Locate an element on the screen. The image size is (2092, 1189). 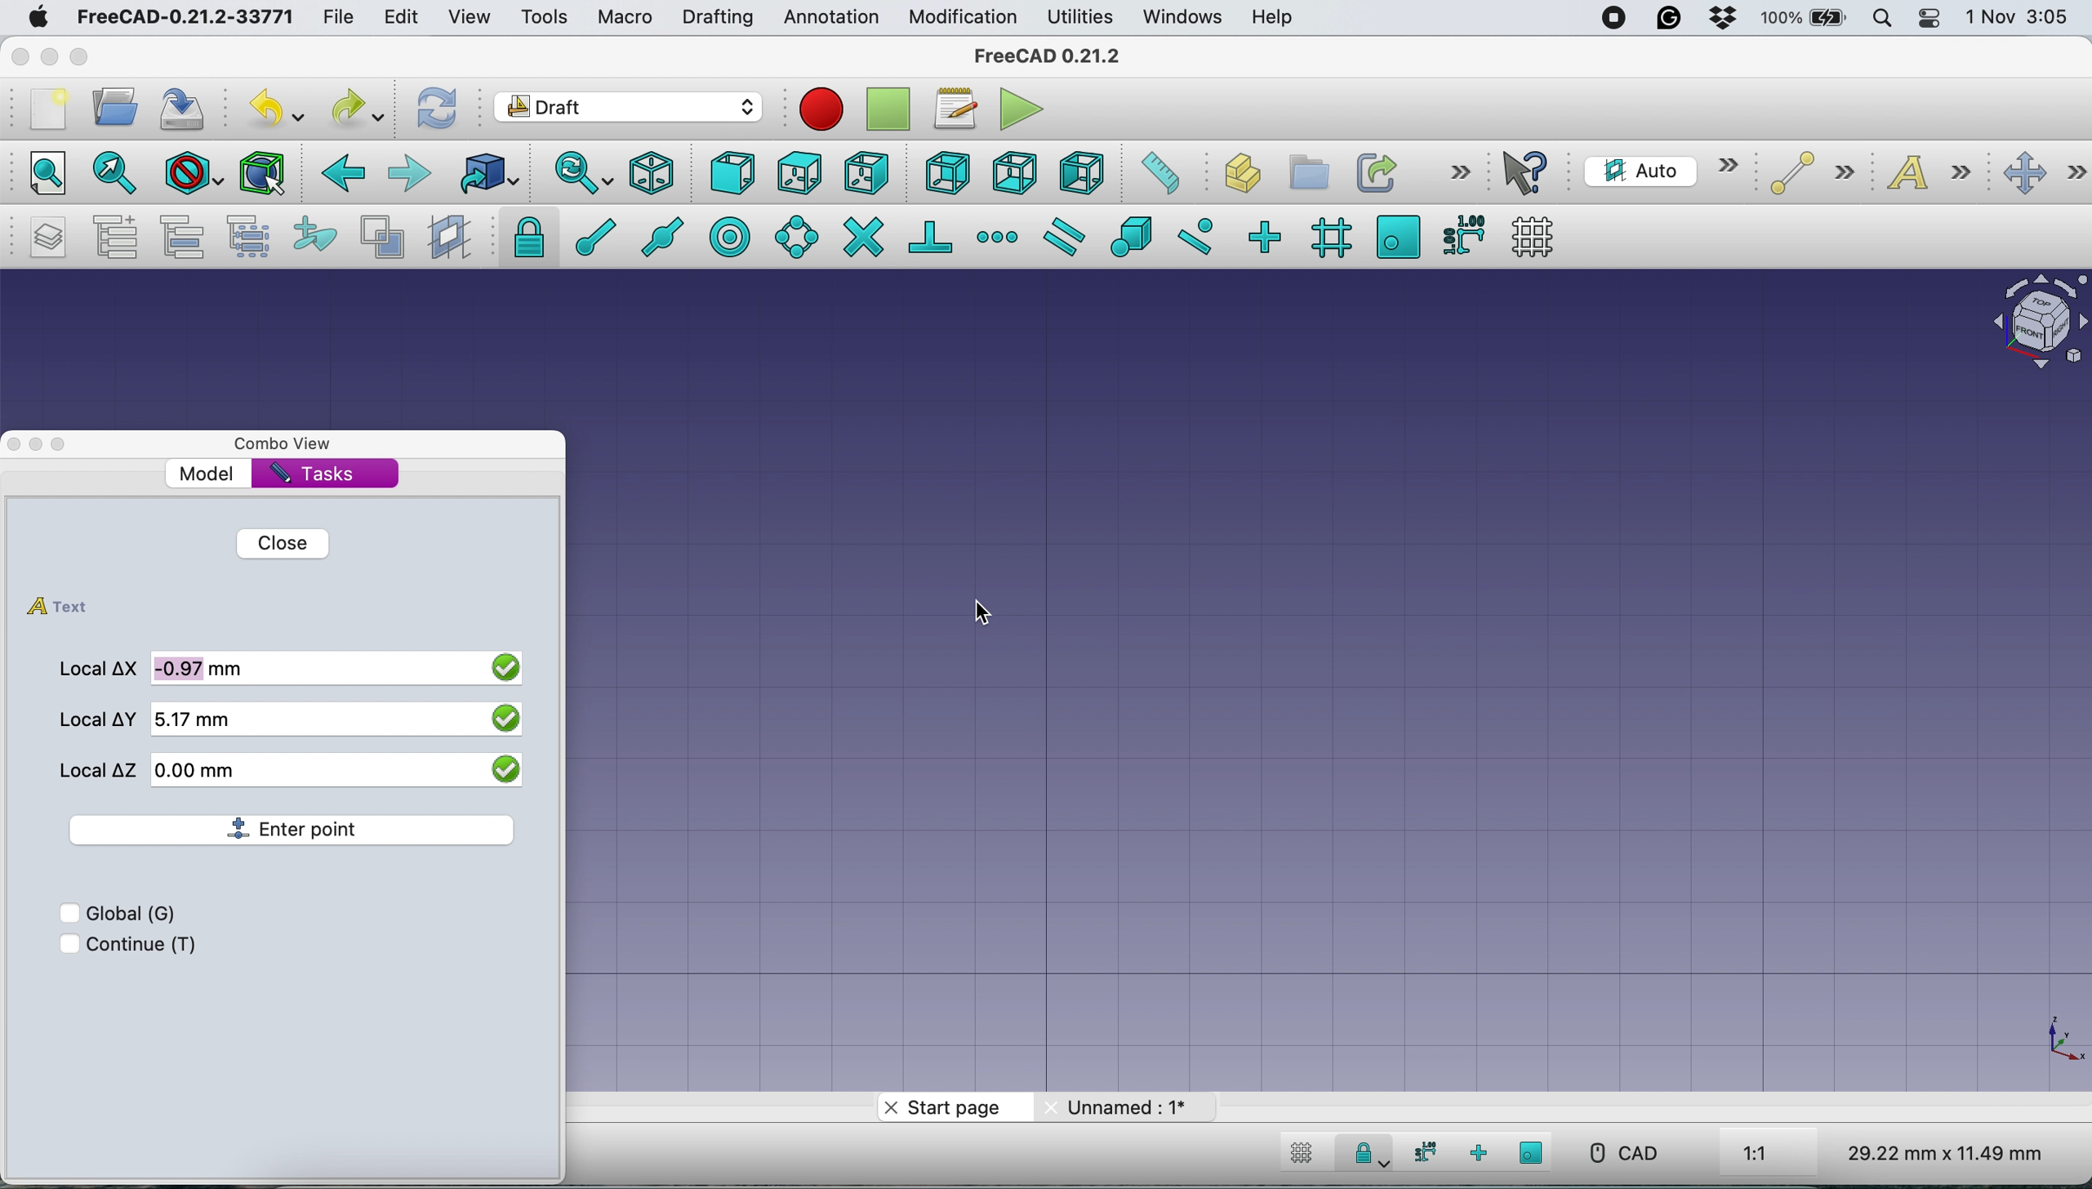
workbench is located at coordinates (627, 106).